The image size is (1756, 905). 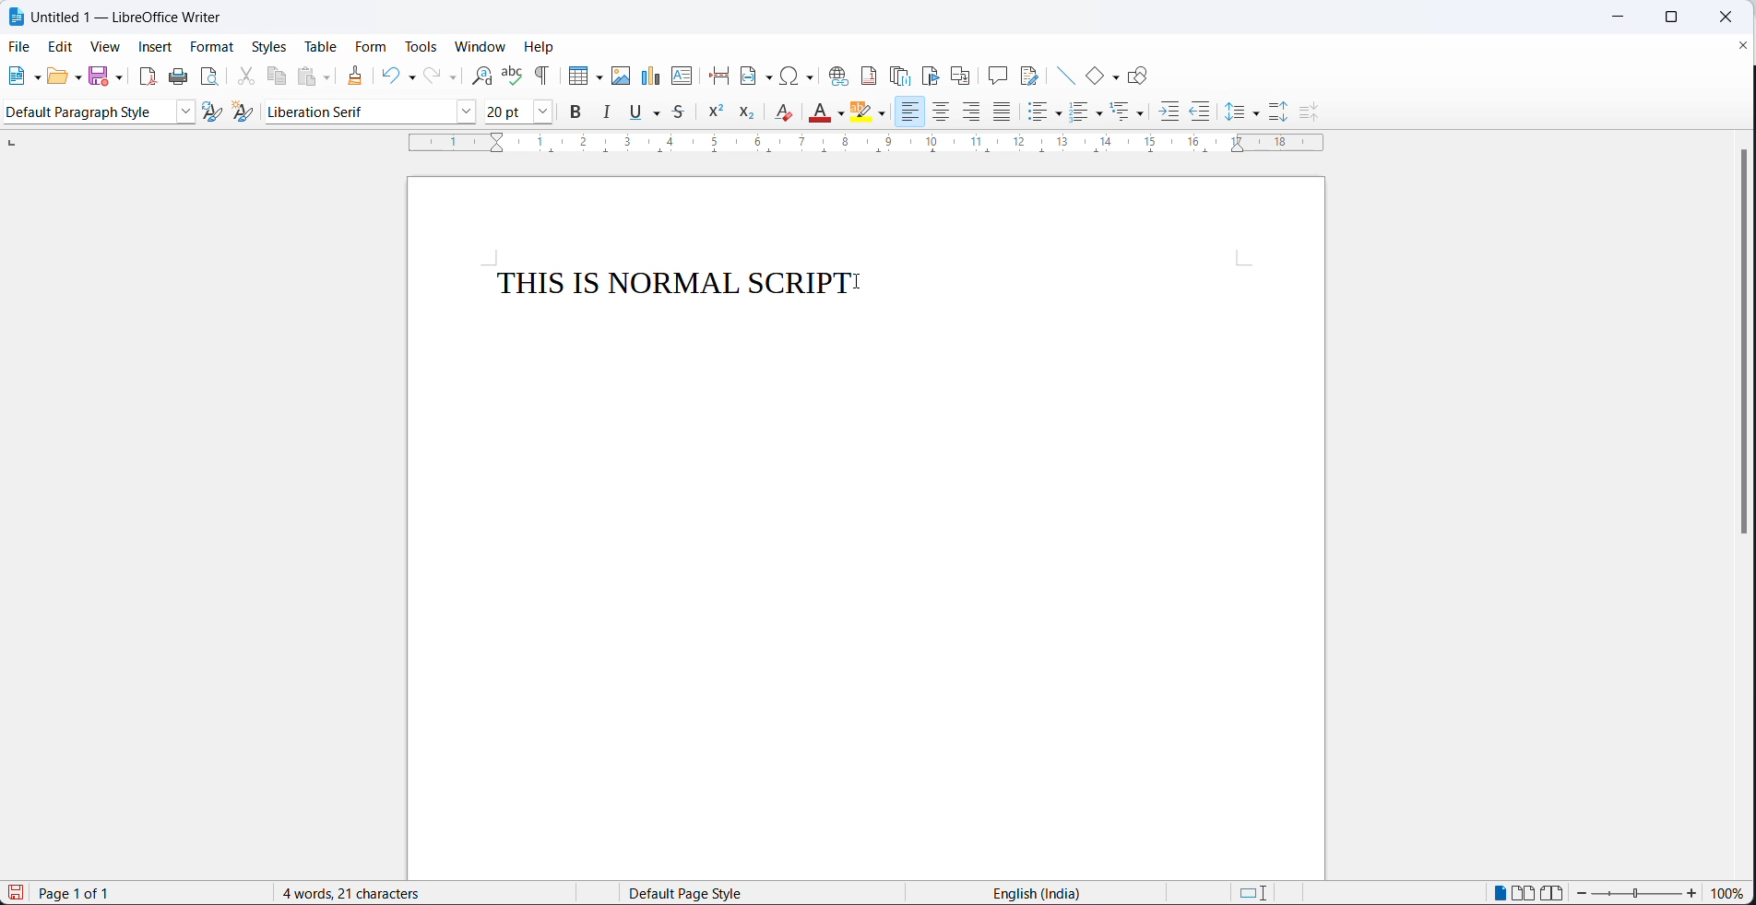 I want to click on underline, so click(x=636, y=112).